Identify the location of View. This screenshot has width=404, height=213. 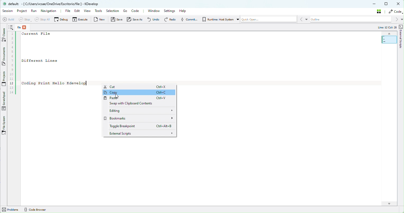
(87, 11).